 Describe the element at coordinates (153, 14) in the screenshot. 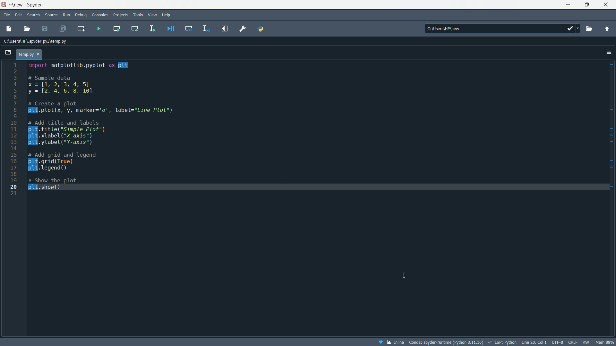

I see `view` at that location.